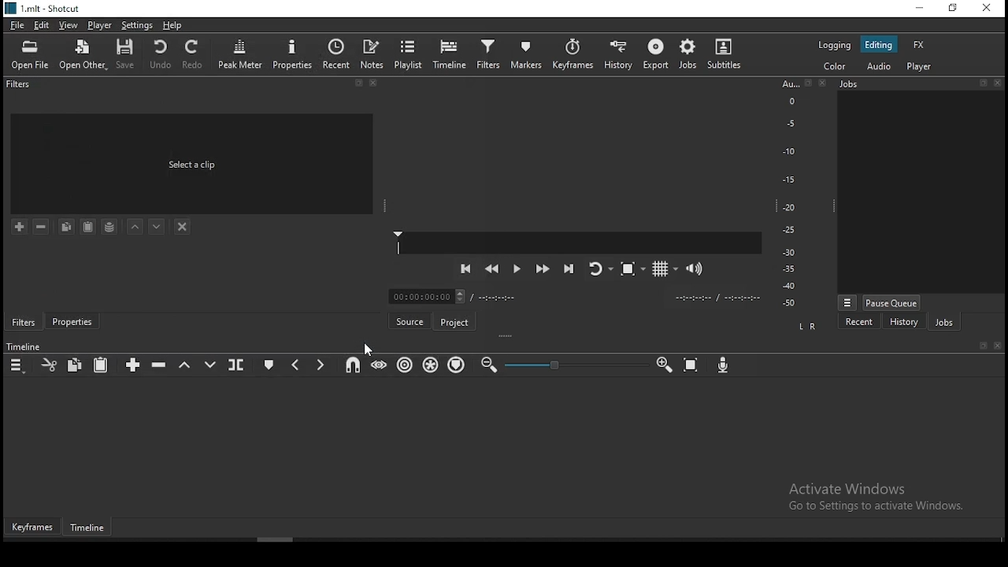  I want to click on scrub while dragging, so click(377, 366).